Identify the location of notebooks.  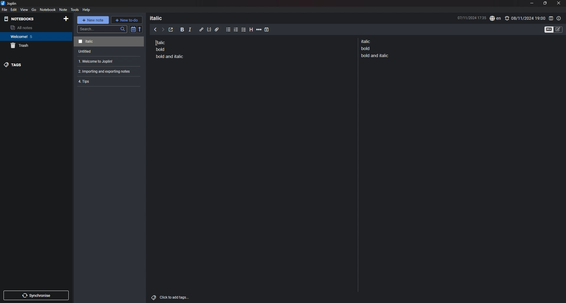
(21, 19).